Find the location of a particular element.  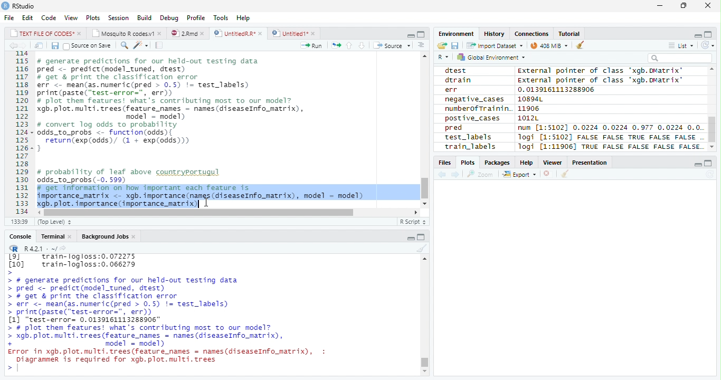

Import dataset is located at coordinates (494, 45).